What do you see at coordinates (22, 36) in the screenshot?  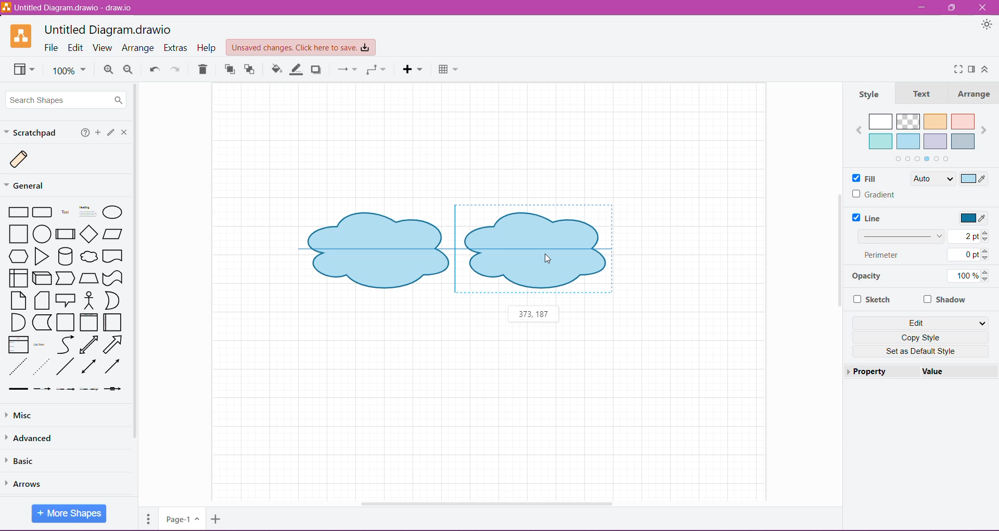 I see `Application Logo` at bounding box center [22, 36].